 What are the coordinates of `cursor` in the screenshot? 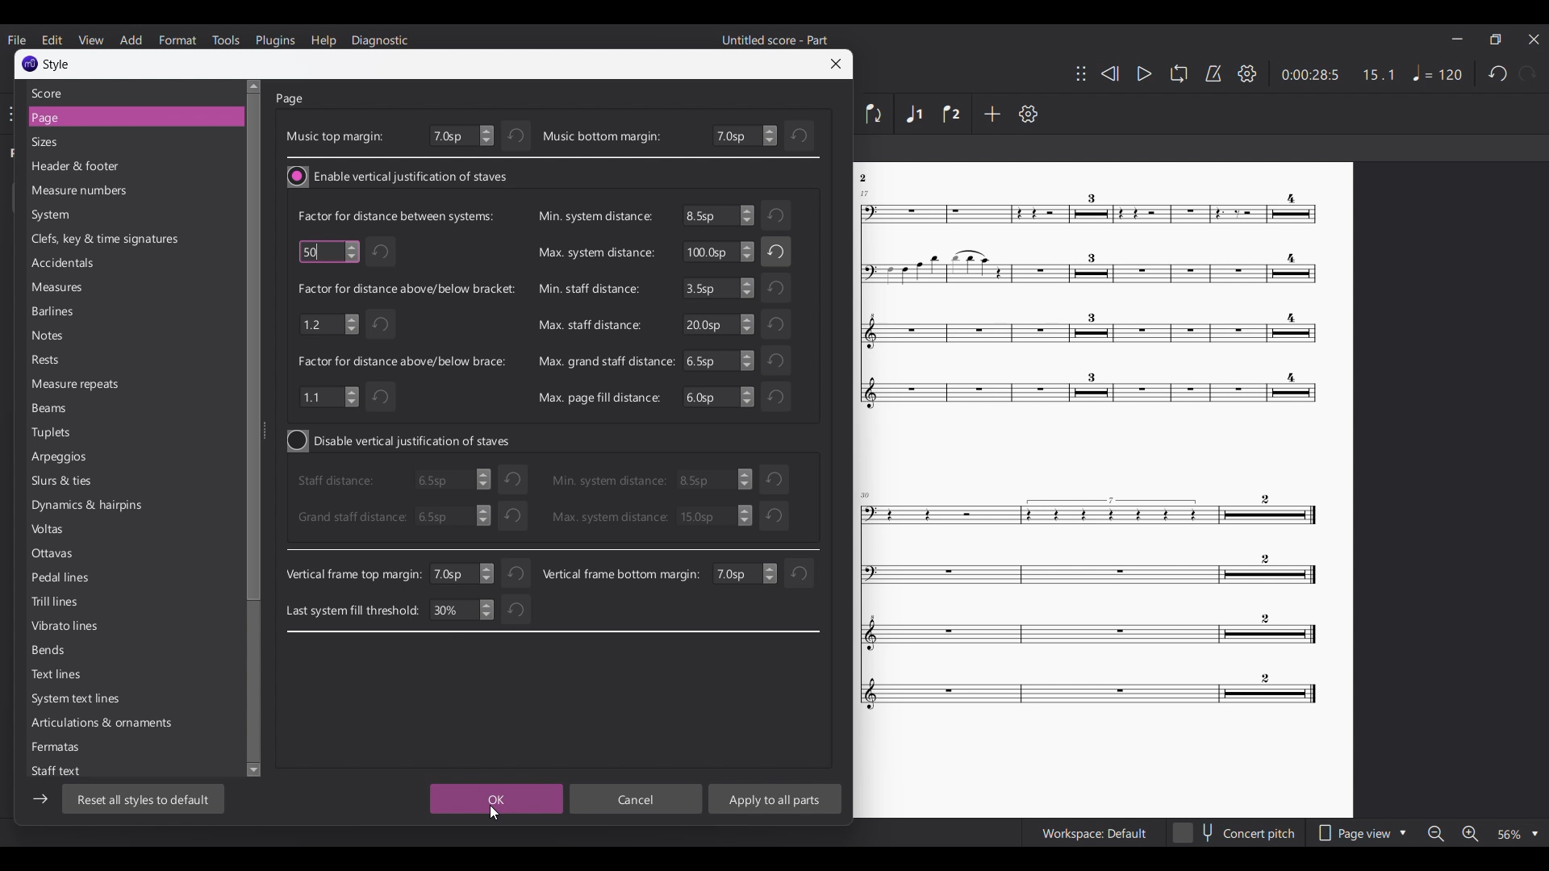 It's located at (319, 252).